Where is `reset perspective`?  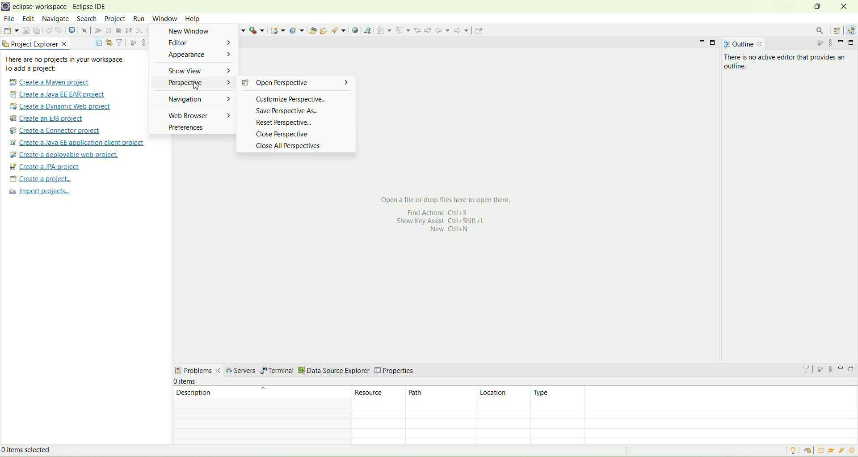
reset perspective is located at coordinates (281, 123).